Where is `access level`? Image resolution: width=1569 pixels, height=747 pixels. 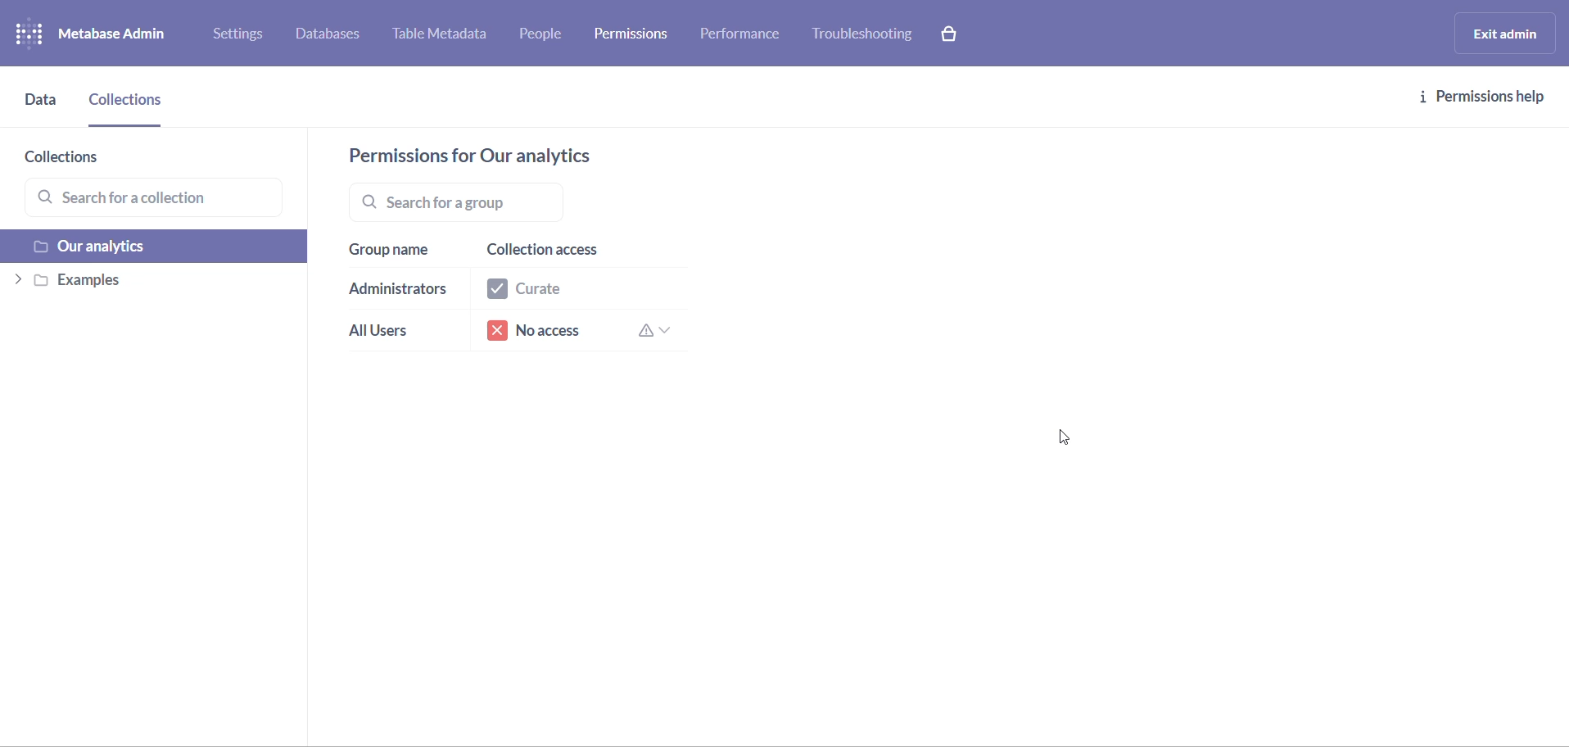
access level is located at coordinates (575, 292).